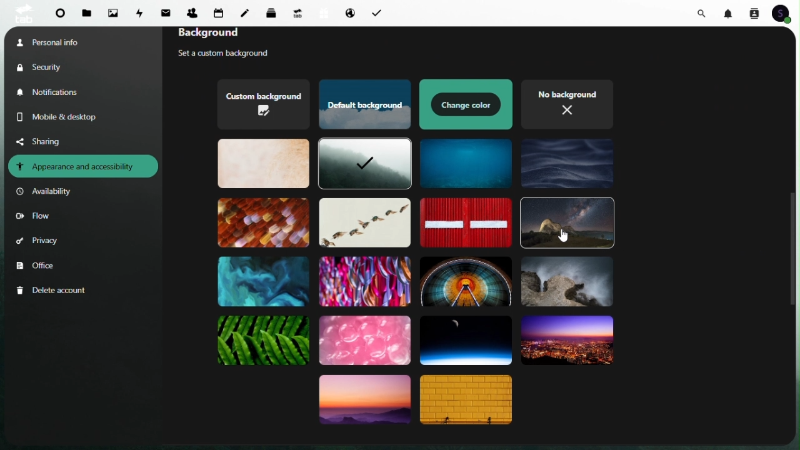 This screenshot has height=450, width=800. Describe the element at coordinates (248, 10) in the screenshot. I see `Notes` at that location.